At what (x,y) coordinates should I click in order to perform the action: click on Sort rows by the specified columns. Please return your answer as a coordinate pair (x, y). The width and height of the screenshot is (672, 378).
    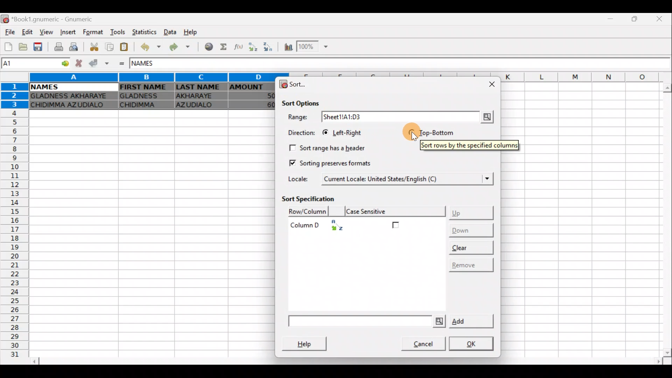
    Looking at the image, I should click on (470, 145).